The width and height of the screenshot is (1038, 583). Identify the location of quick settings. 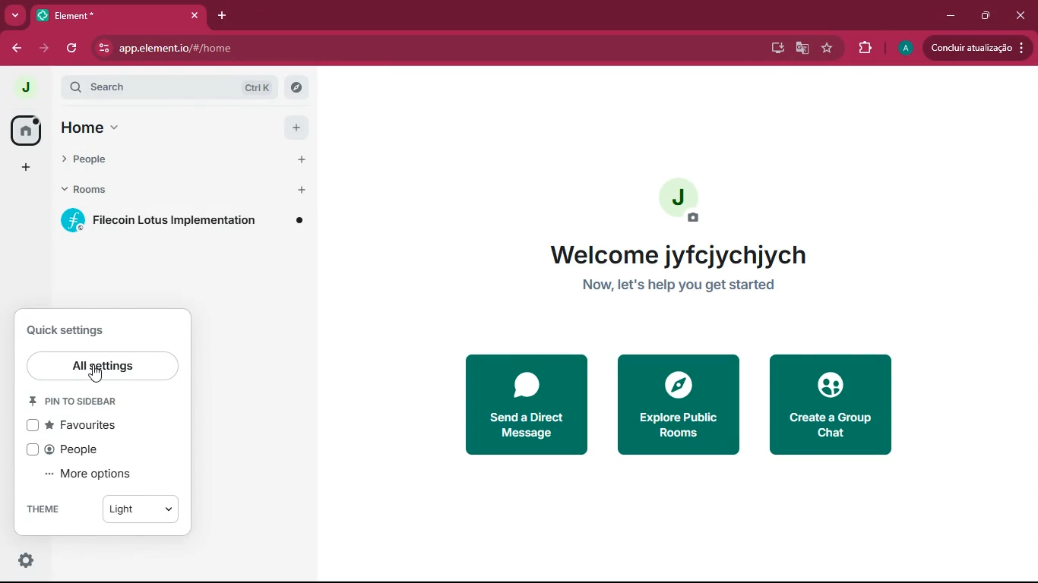
(69, 329).